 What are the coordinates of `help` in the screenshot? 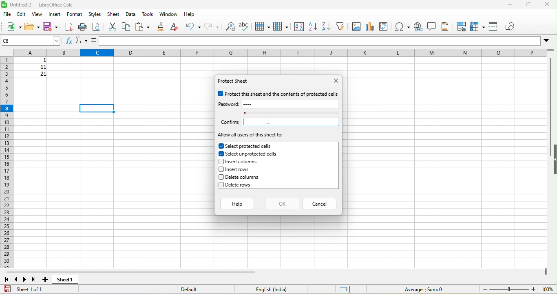 It's located at (192, 14).